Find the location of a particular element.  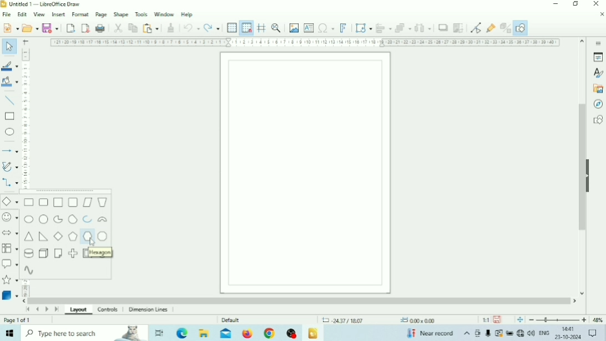

Cylinder is located at coordinates (28, 253).